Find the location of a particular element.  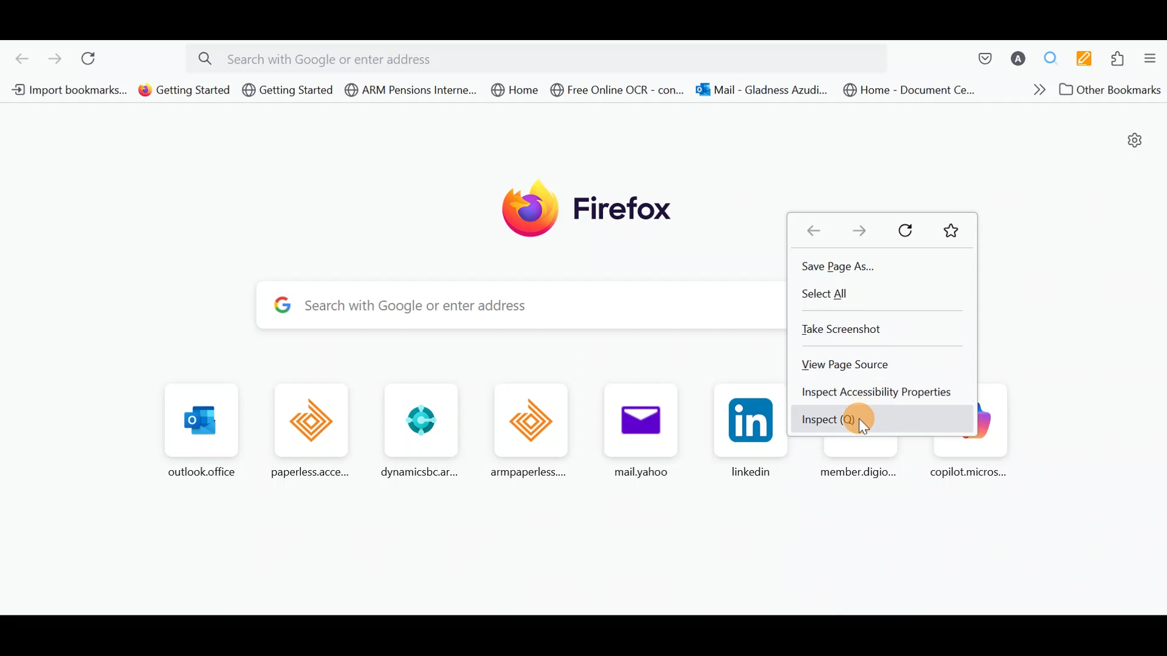

Show more bookmarks is located at coordinates (1027, 91).